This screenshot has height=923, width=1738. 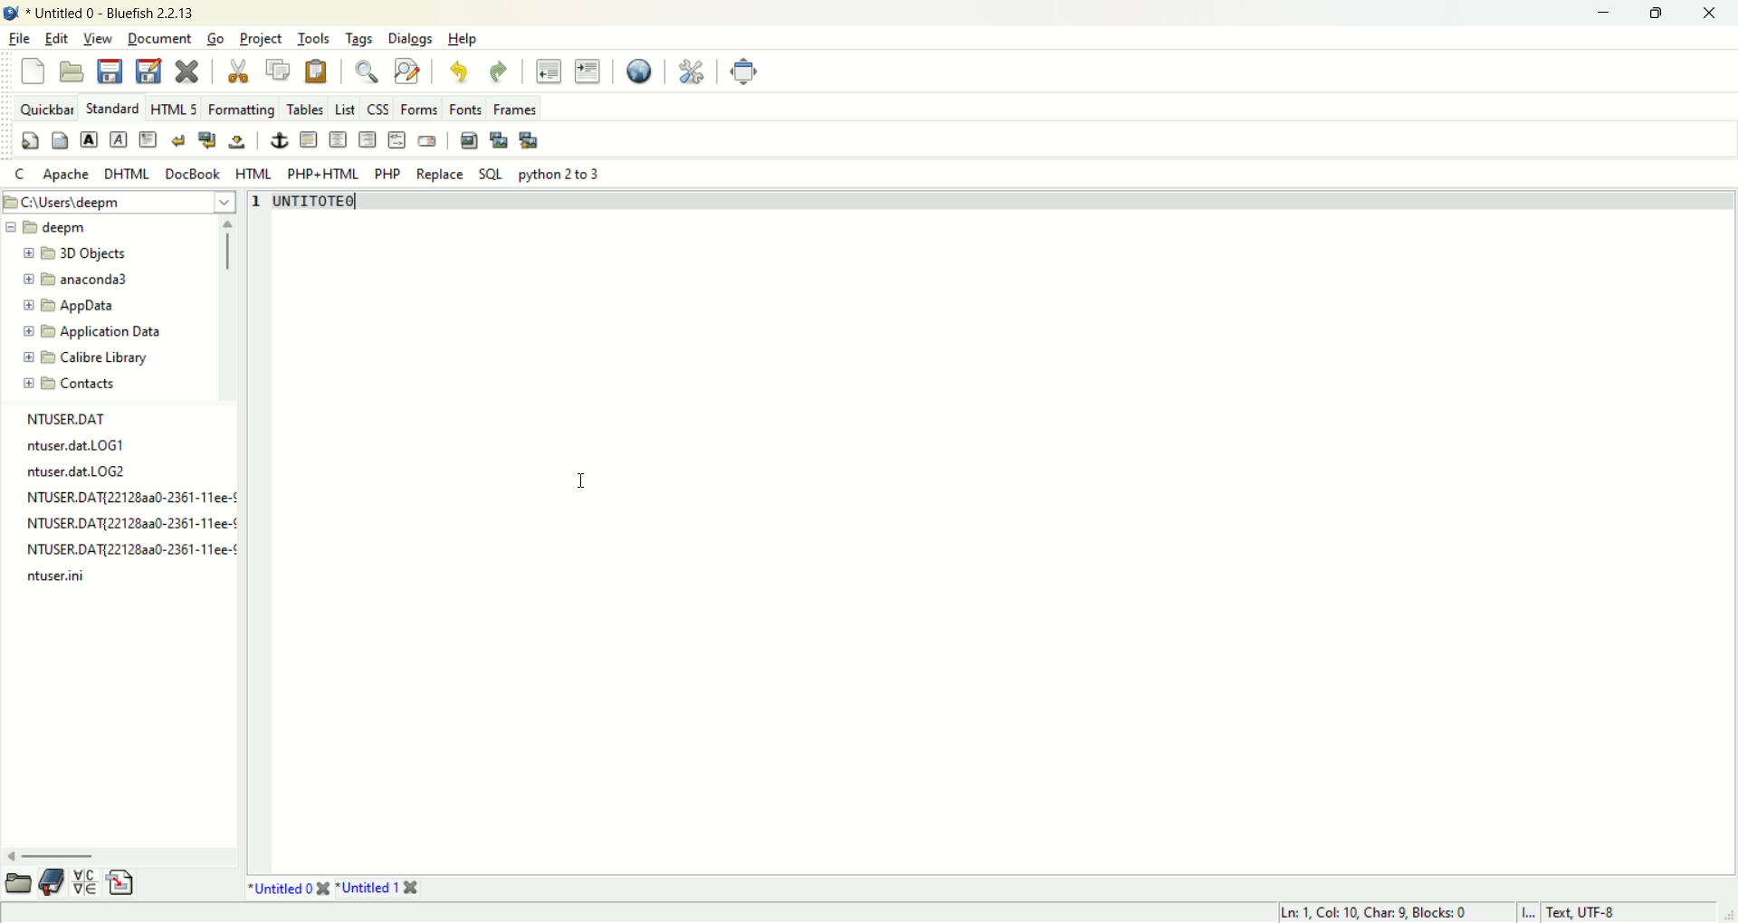 What do you see at coordinates (468, 140) in the screenshot?
I see `insert image` at bounding box center [468, 140].